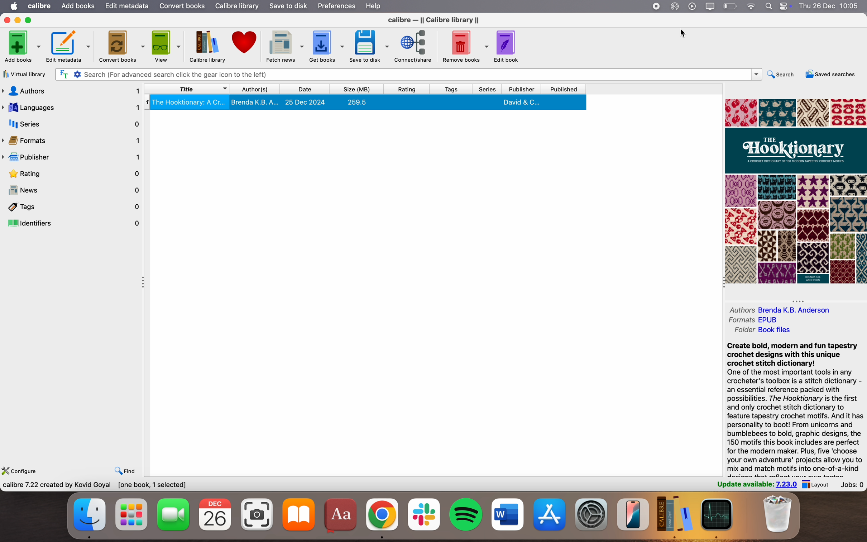  Describe the element at coordinates (731, 6) in the screenshot. I see `battery` at that location.